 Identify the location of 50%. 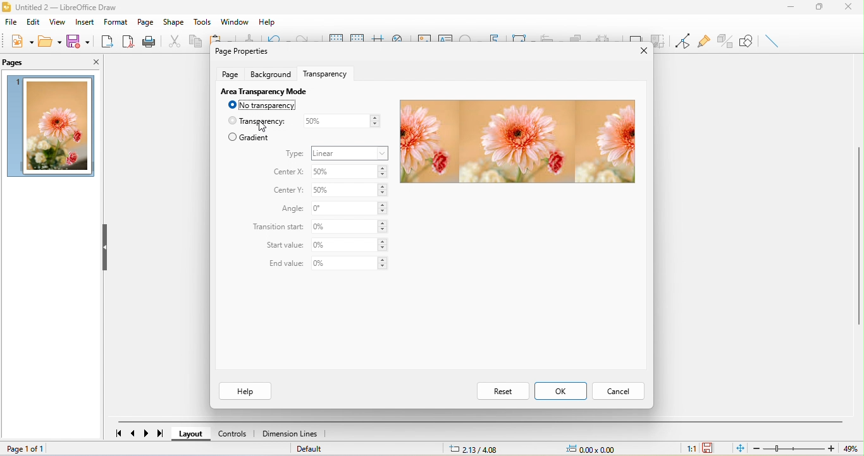
(342, 121).